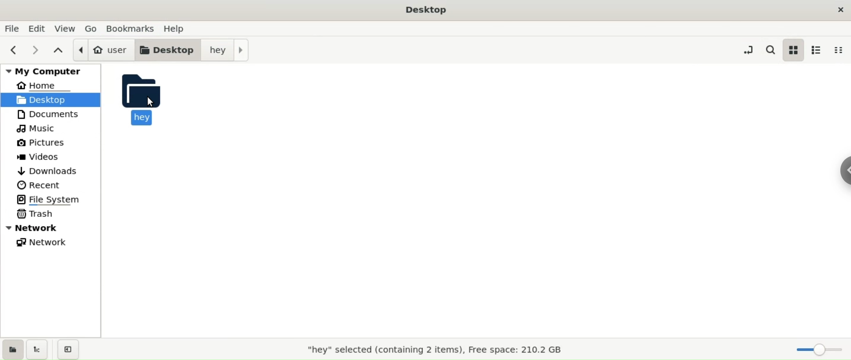 This screenshot has height=360, width=851. What do you see at coordinates (50, 201) in the screenshot?
I see `file system` at bounding box center [50, 201].